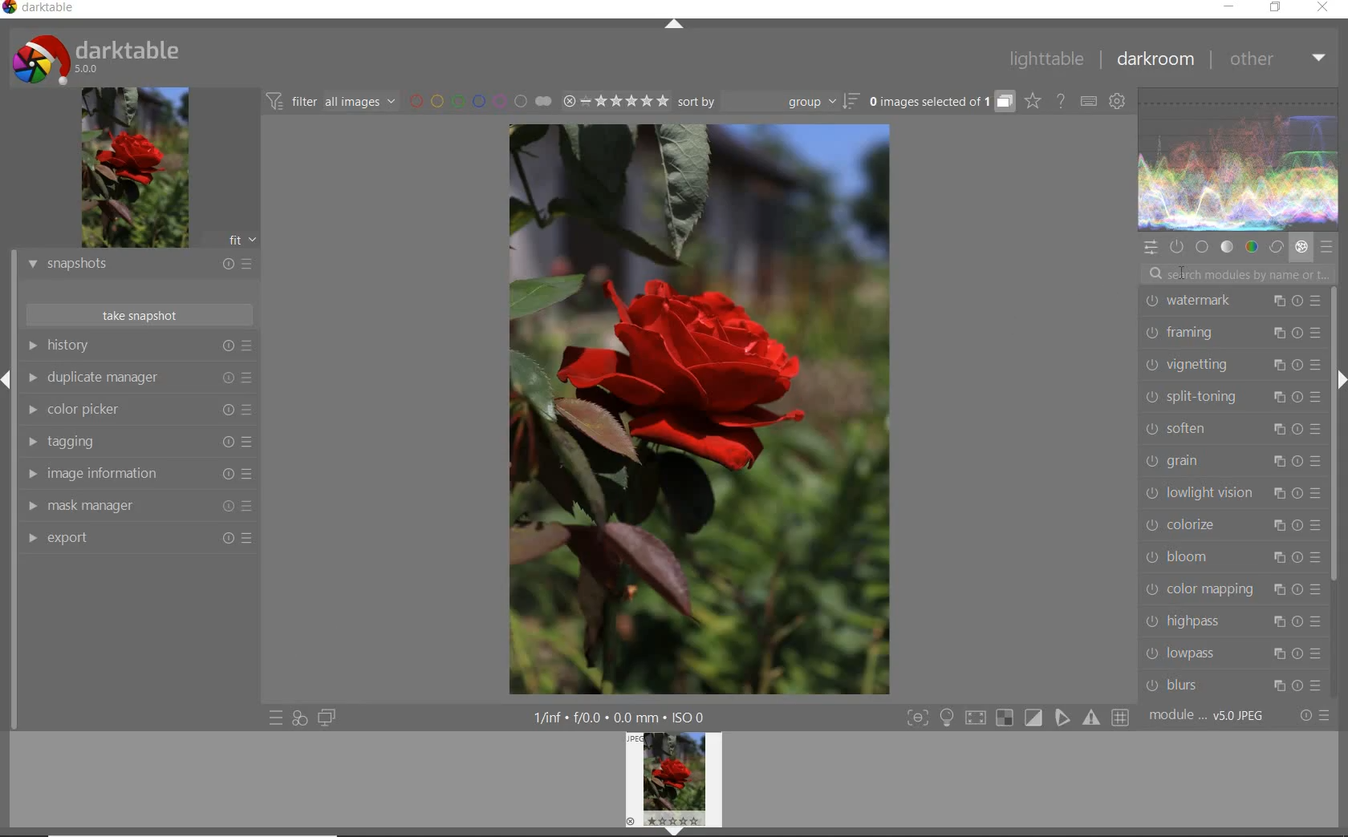 The image size is (1348, 837). Describe the element at coordinates (615, 101) in the screenshot. I see `range ratings for selected images` at that location.